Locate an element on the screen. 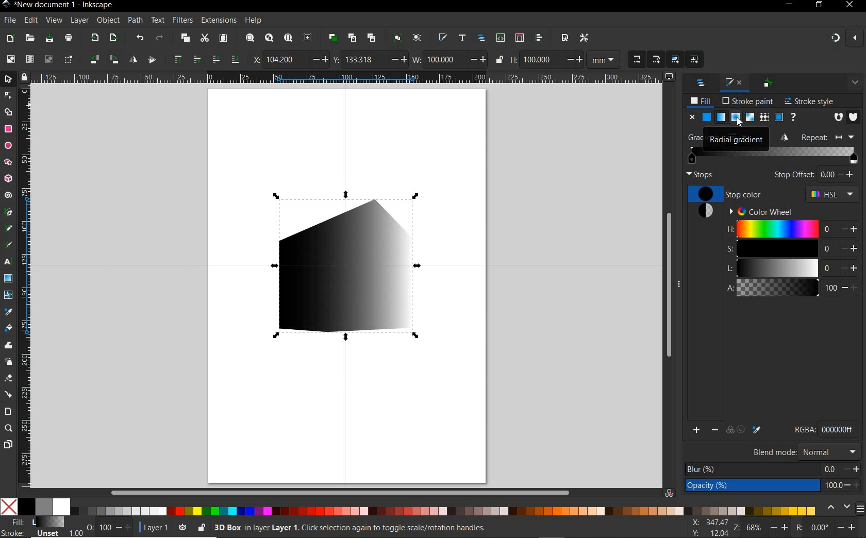  SCROLLBAR is located at coordinates (347, 492).